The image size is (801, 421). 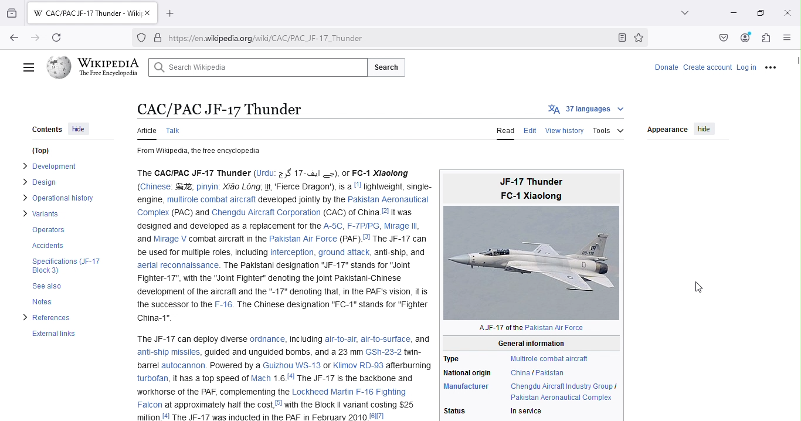 What do you see at coordinates (42, 302) in the screenshot?
I see `Notes` at bounding box center [42, 302].